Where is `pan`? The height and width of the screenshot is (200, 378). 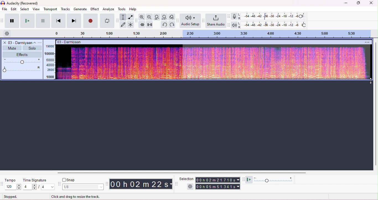 pan is located at coordinates (22, 69).